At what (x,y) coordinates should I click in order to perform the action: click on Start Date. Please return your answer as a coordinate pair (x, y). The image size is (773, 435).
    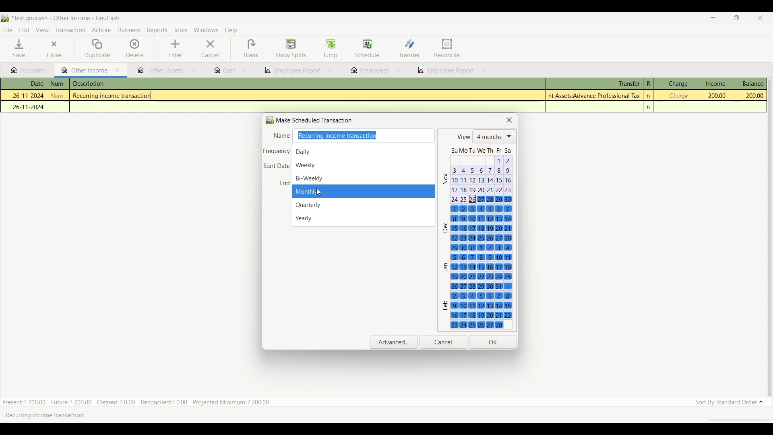
    Looking at the image, I should click on (277, 166).